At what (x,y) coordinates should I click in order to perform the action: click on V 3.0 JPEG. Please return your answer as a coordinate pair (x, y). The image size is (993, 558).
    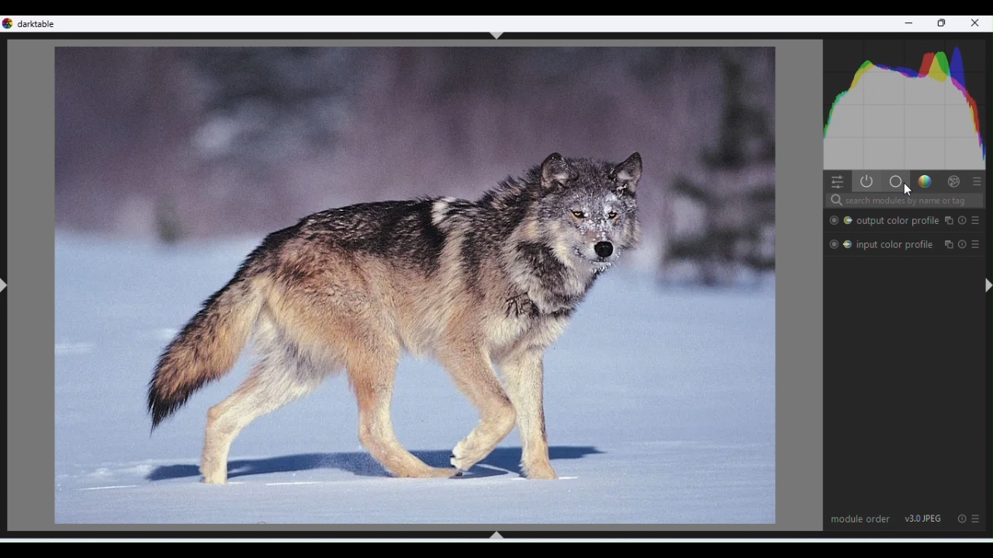
    Looking at the image, I should click on (924, 518).